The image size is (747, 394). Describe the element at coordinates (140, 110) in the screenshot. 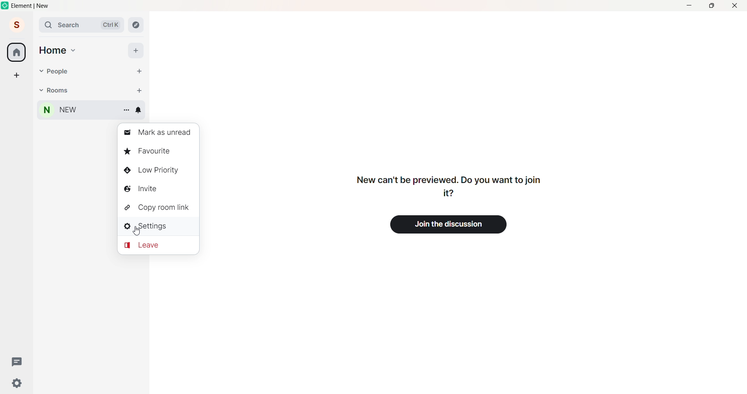

I see `notify` at that location.